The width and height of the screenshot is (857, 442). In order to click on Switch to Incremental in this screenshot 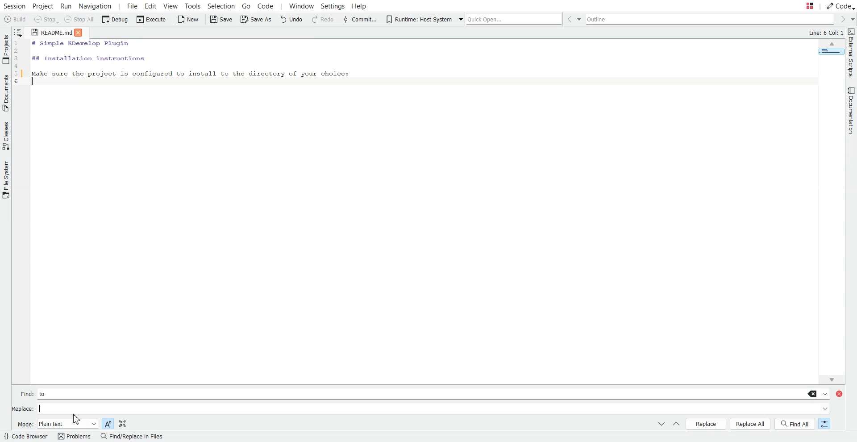, I will do `click(823, 424)`.